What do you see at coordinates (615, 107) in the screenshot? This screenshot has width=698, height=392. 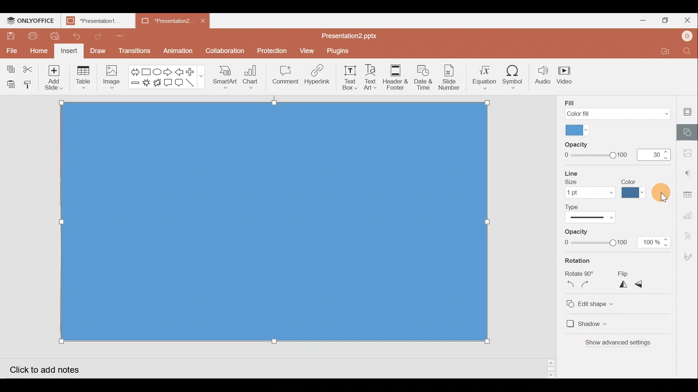 I see `Fill` at bounding box center [615, 107].